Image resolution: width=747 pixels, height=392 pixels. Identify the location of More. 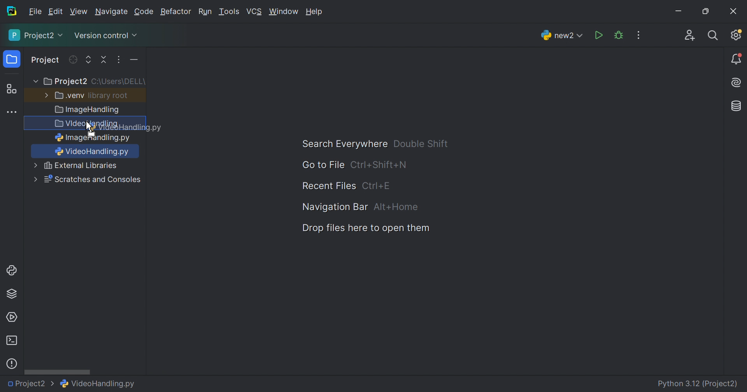
(45, 94).